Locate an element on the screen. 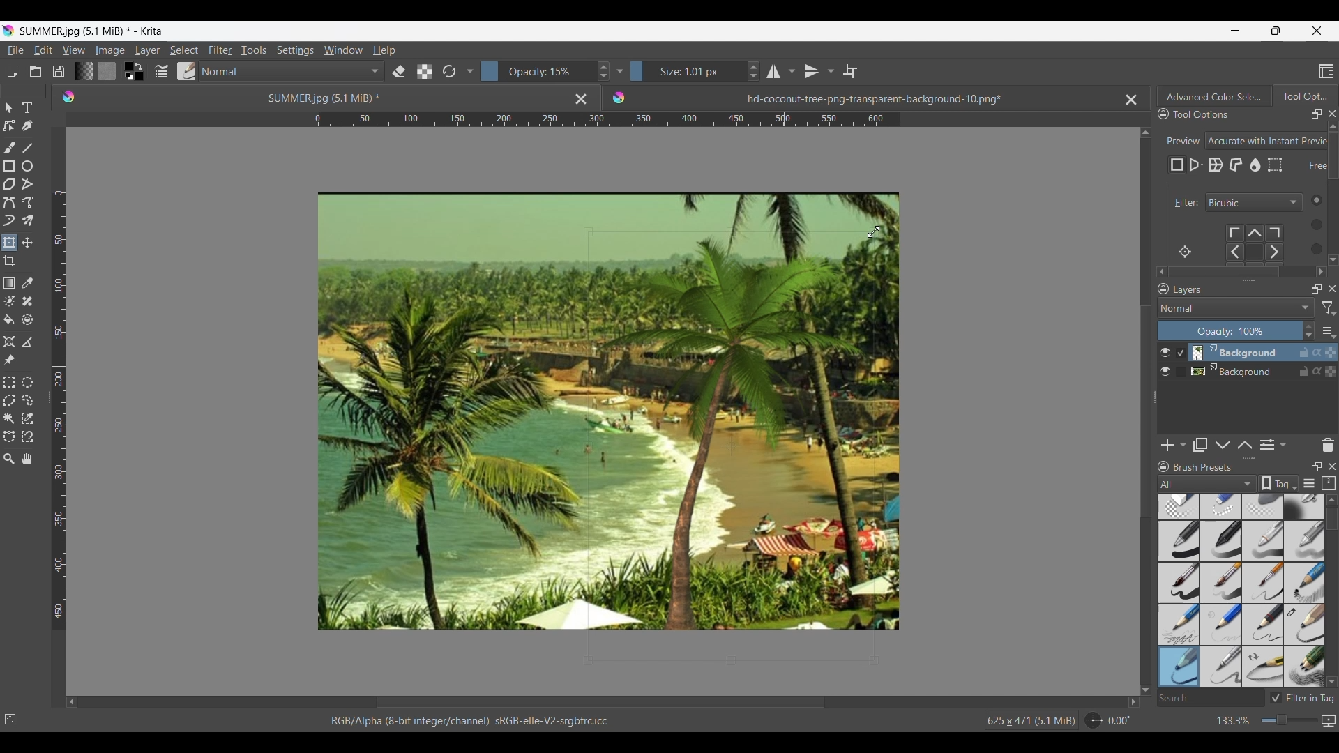 Image resolution: width=1339 pixels, height=753 pixels. Expand/Collapse is located at coordinates (1156, 397).